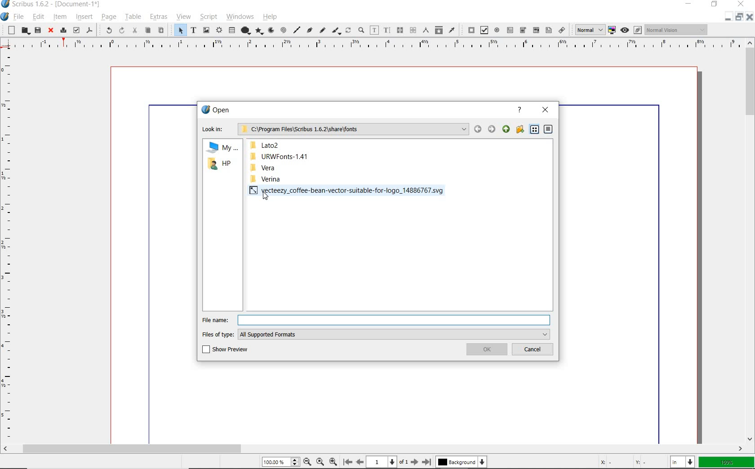 This screenshot has height=469, width=755. I want to click on paste, so click(160, 30).